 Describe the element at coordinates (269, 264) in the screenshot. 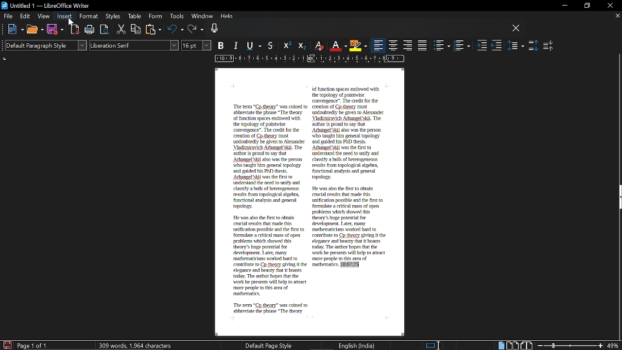

I see `He was also the first to obtain crucial results that made this unification possible and the first to formulate a critical mass of open problems which showed this theory's huge potential for development. I ater, many mathematicians worked hard to contribute to Co theory giving it the elegance and beauty that it boasts today. The author hopes that the work he presents will help to attract more people to this area of mathematics.  The term "Cp theory" was coined to abbreviate the phrase "The theory` at that location.